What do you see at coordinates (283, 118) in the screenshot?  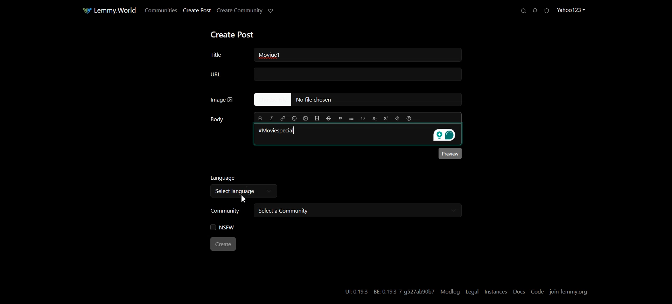 I see `Hyperlink` at bounding box center [283, 118].